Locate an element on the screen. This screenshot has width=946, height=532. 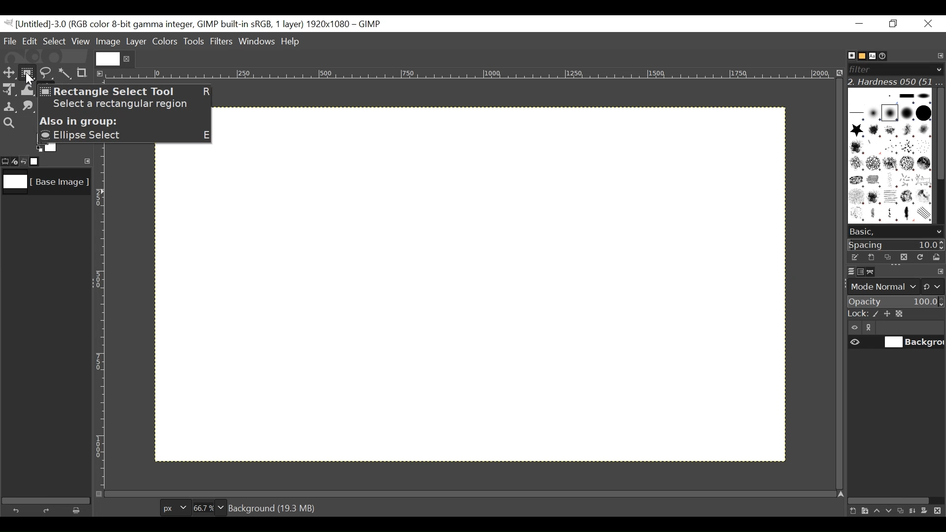
Configure this tab is located at coordinates (85, 161).